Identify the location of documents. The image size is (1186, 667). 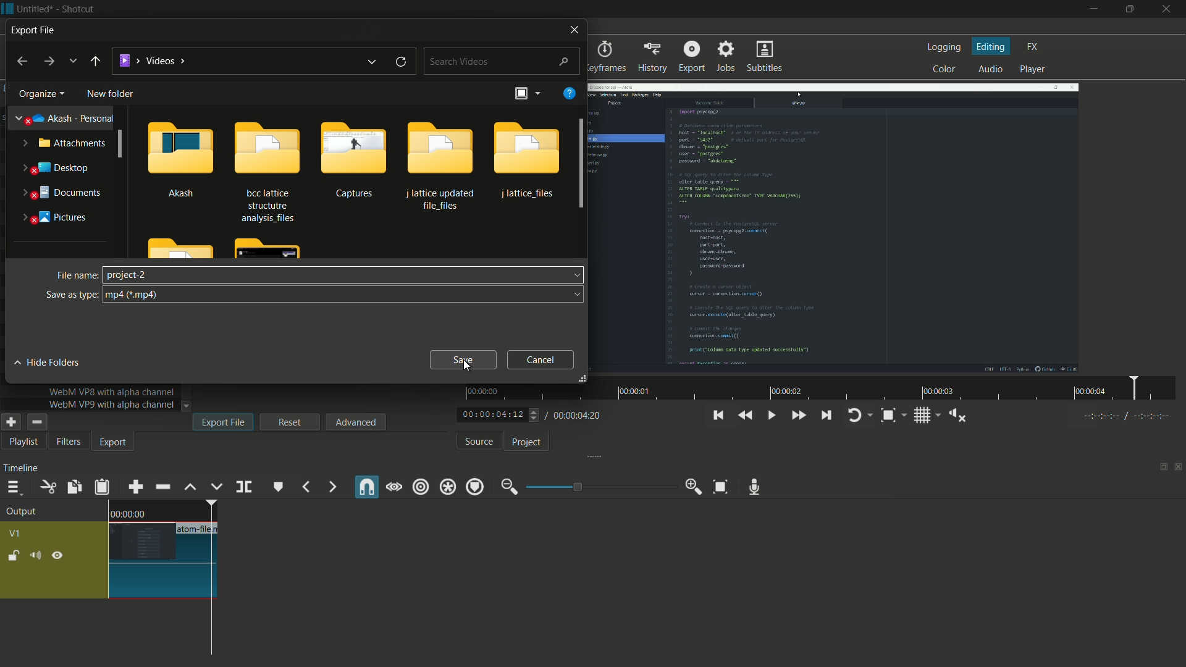
(59, 193).